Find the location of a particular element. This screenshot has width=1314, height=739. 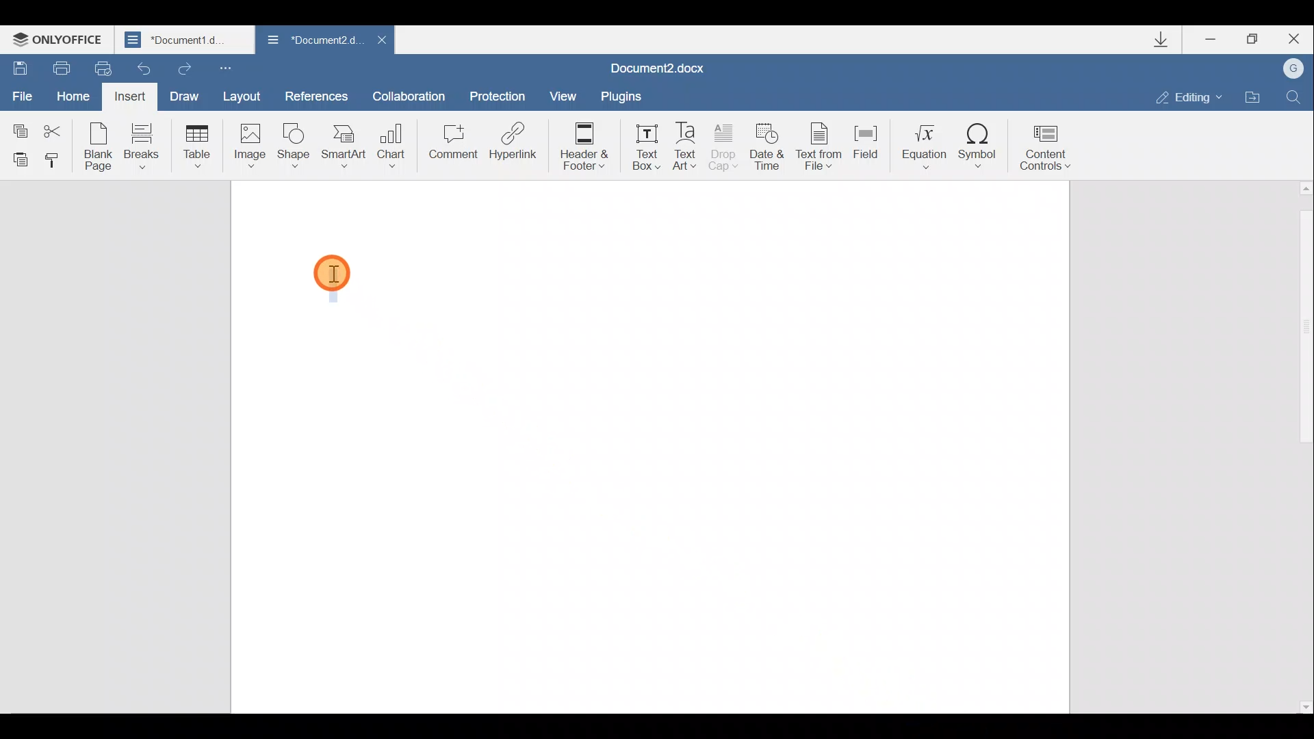

Document2.docx is located at coordinates (658, 68).